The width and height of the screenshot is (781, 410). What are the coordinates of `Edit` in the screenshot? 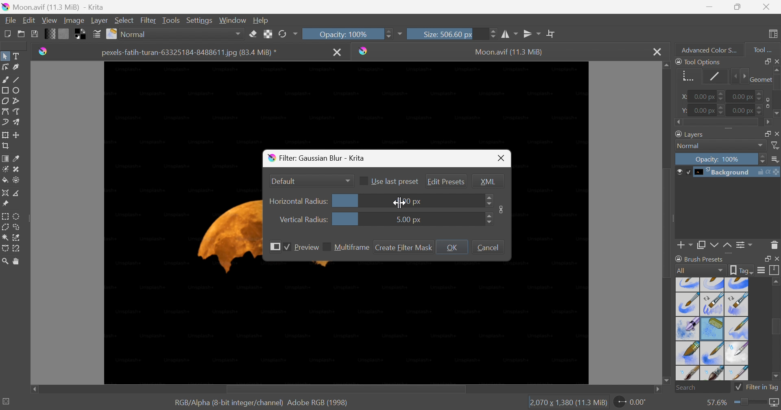 It's located at (29, 20).